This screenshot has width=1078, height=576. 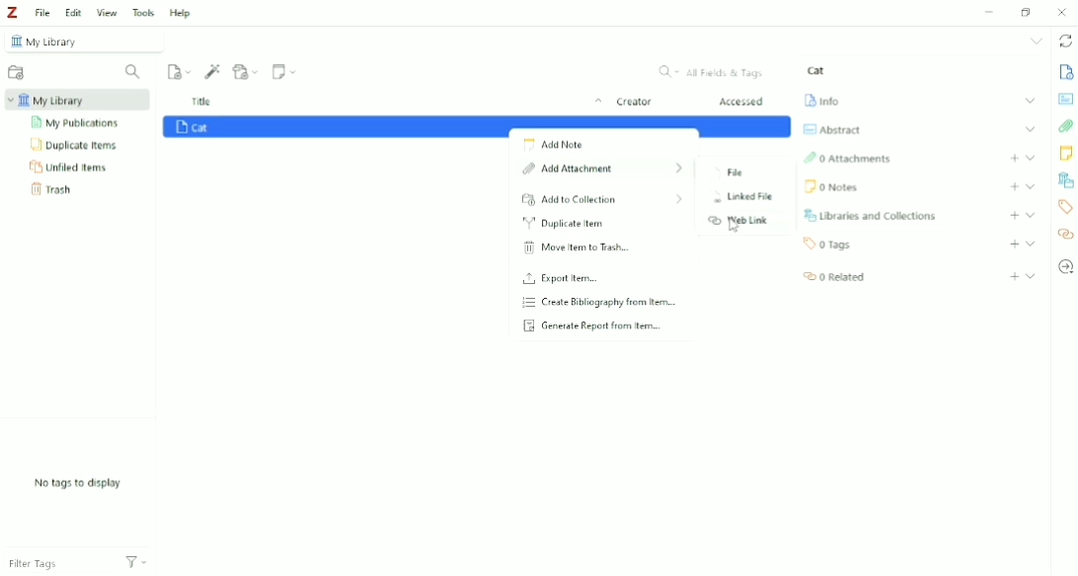 What do you see at coordinates (832, 275) in the screenshot?
I see `Related` at bounding box center [832, 275].